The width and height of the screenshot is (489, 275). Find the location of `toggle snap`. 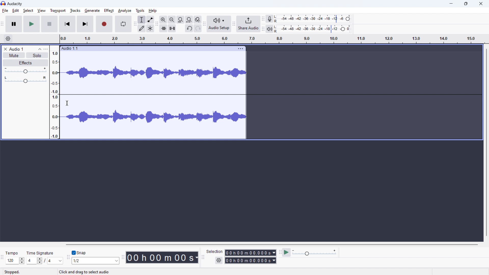

toggle snap is located at coordinates (81, 253).